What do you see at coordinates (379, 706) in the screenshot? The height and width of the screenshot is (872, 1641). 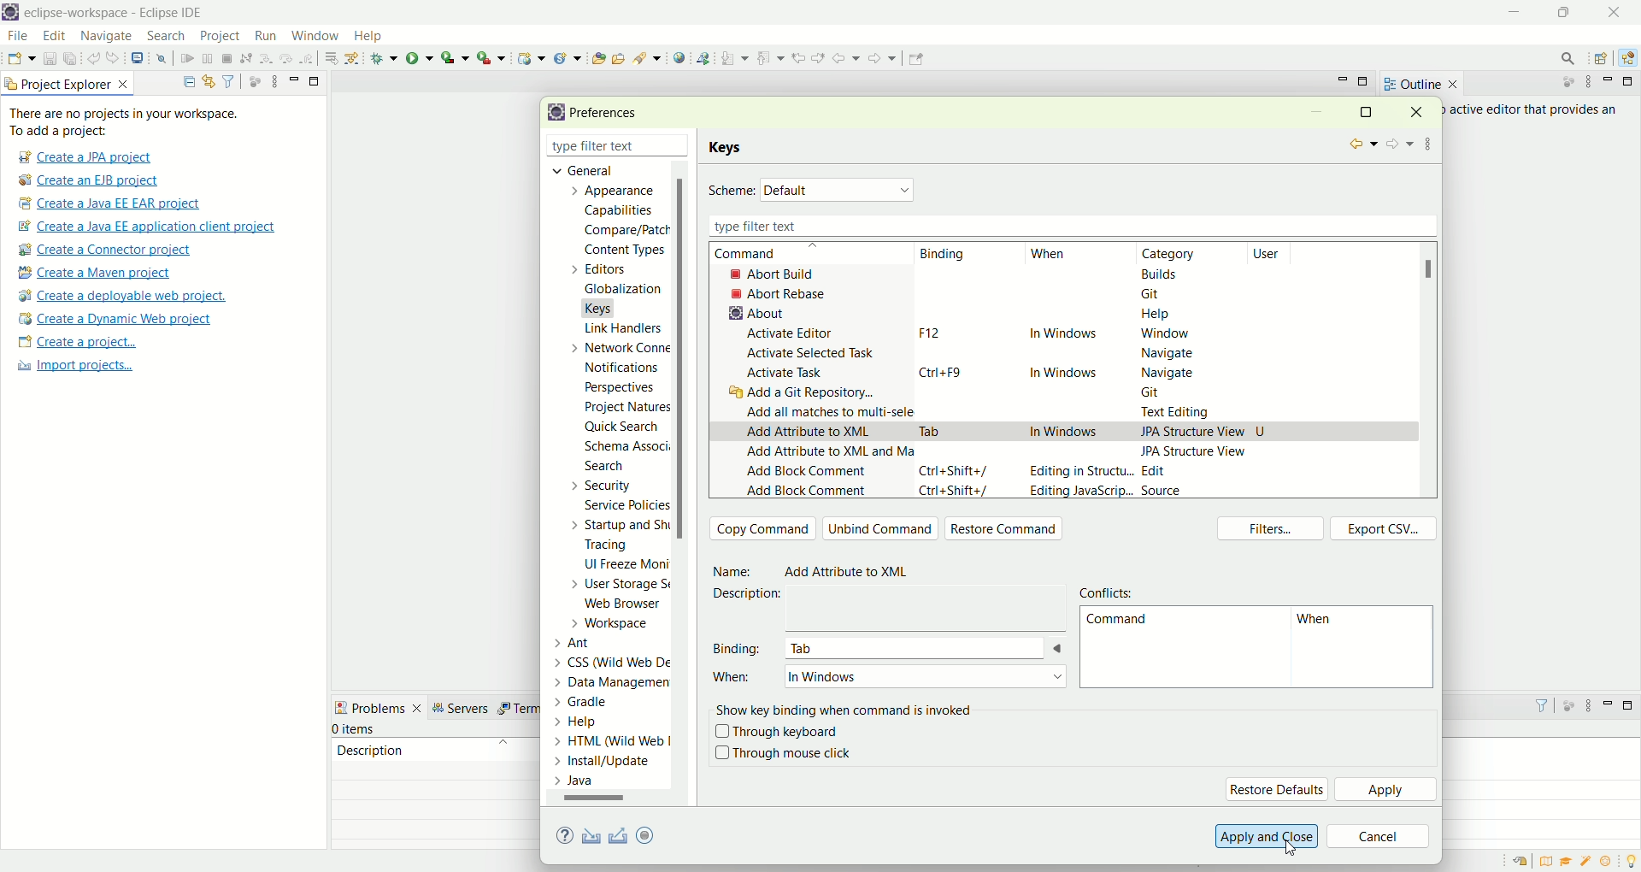 I see `problems` at bounding box center [379, 706].